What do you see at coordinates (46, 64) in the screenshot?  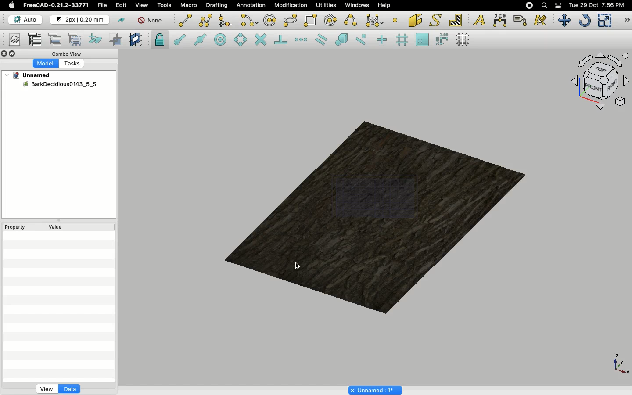 I see `Model` at bounding box center [46, 64].